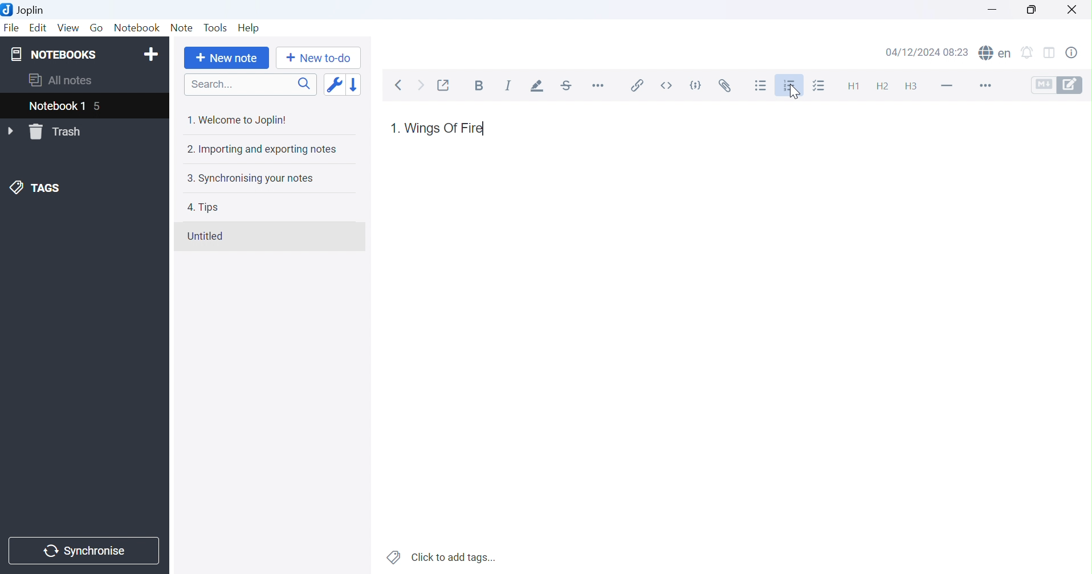  I want to click on Forward, so click(421, 85).